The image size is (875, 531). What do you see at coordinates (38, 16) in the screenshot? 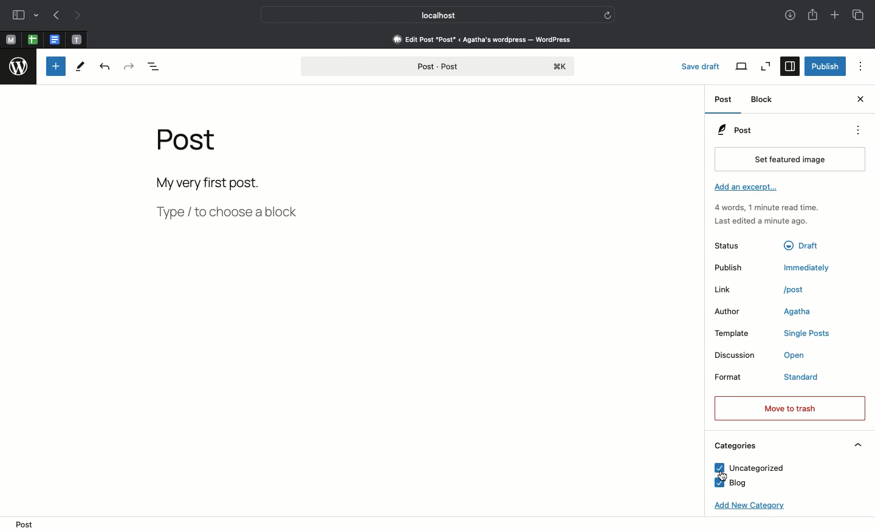
I see `drop-down` at bounding box center [38, 16].